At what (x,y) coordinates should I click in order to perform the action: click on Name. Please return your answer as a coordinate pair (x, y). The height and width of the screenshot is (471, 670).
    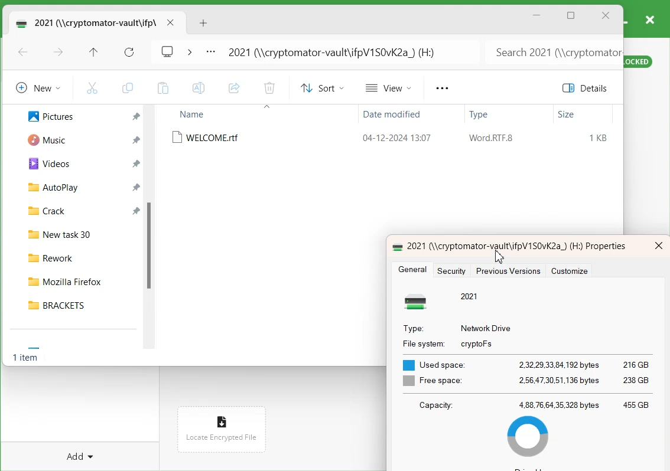
    Looking at the image, I should click on (194, 114).